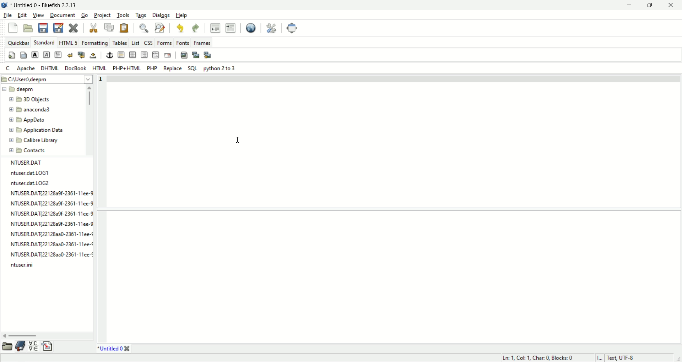 The image size is (682, 362). Describe the element at coordinates (24, 55) in the screenshot. I see `body` at that location.